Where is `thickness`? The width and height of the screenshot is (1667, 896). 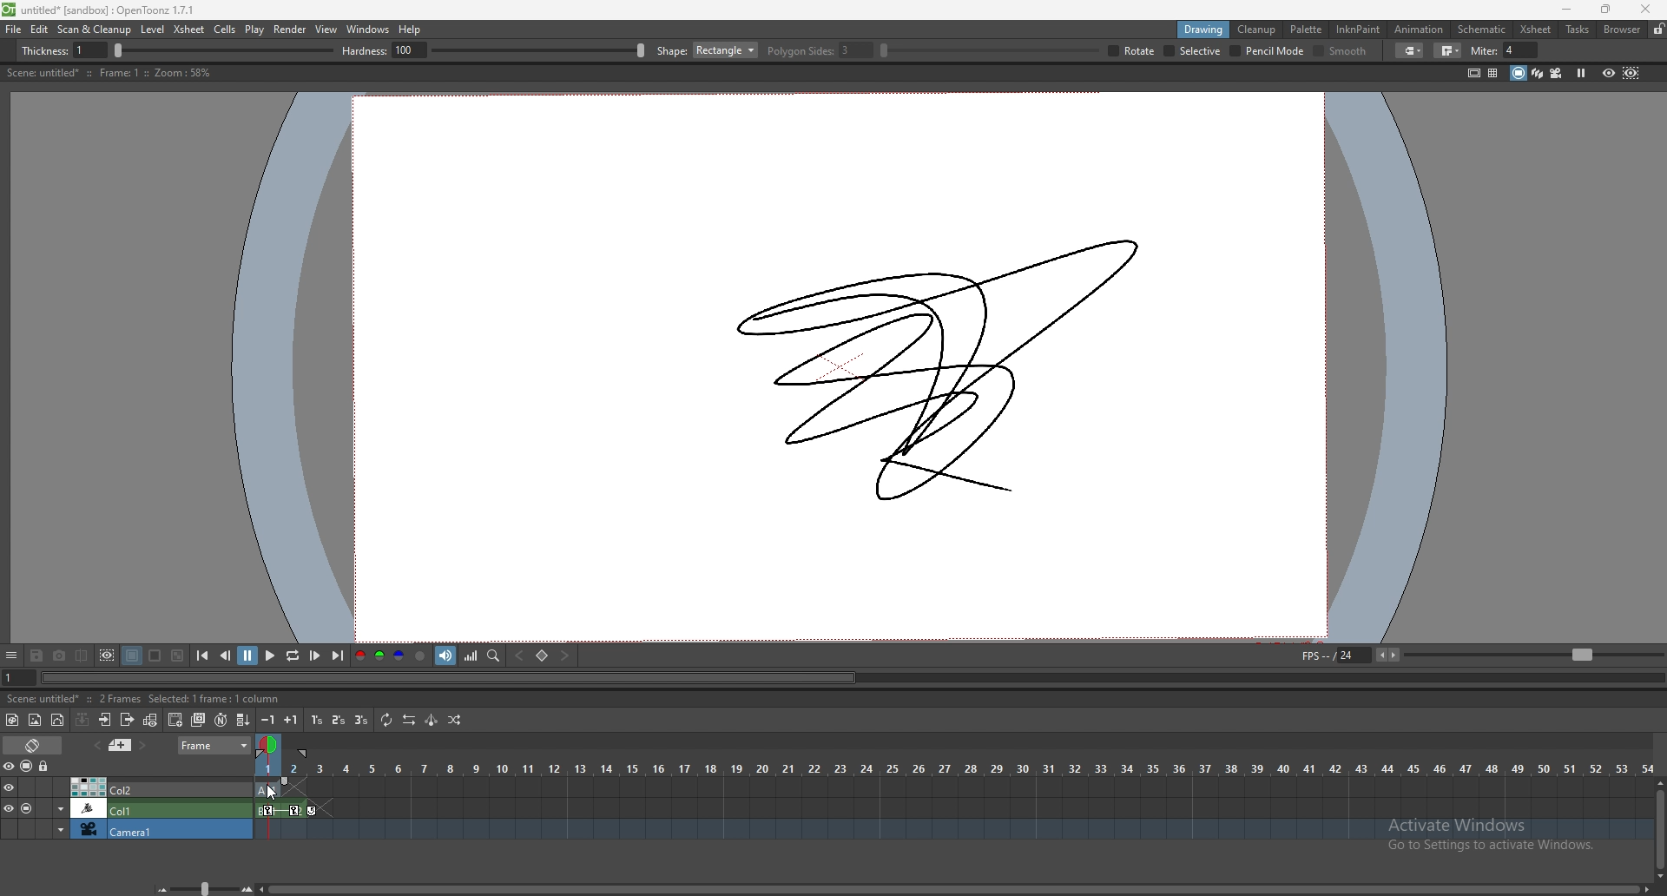 thickness is located at coordinates (180, 51).